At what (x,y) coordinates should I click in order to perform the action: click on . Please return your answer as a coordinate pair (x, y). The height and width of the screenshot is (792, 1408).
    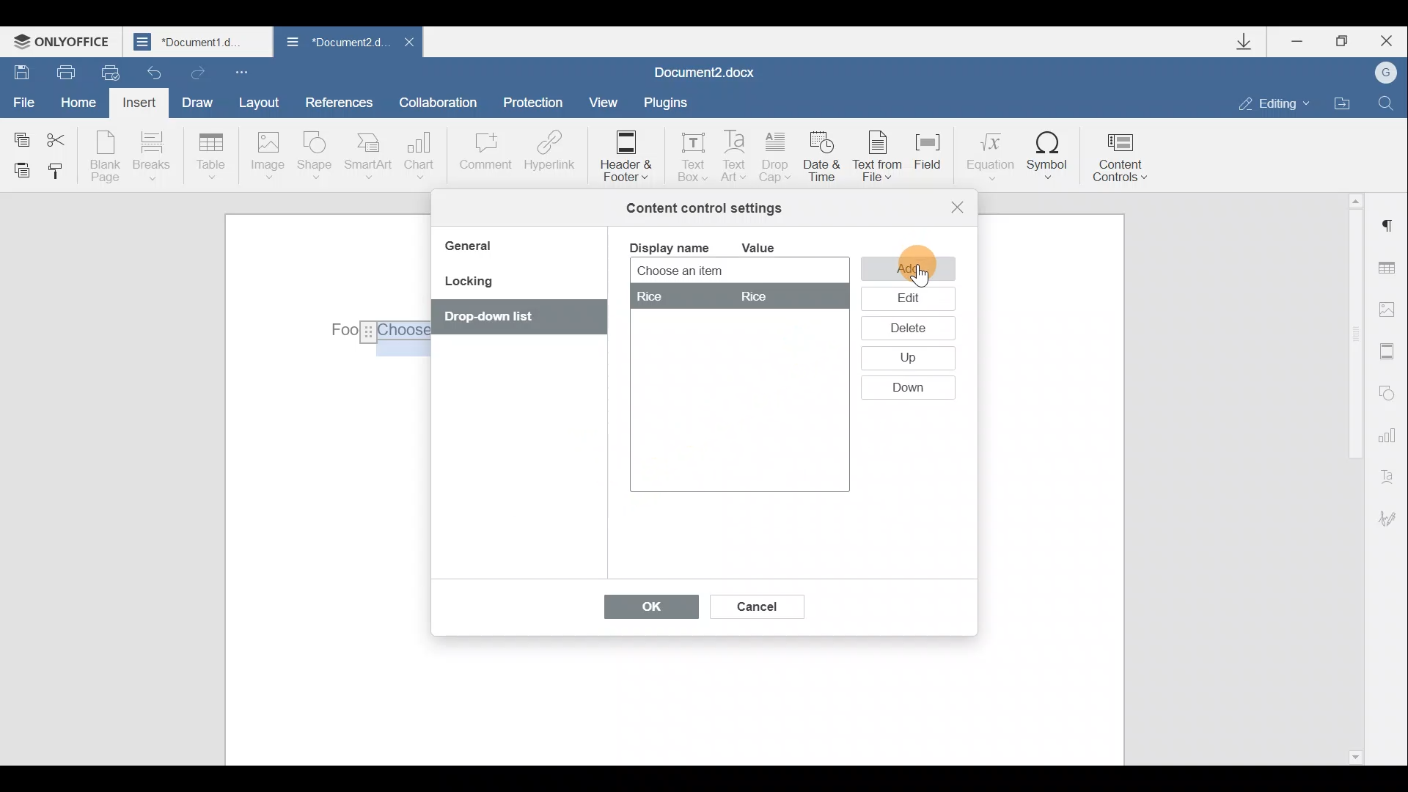
    Looking at the image, I should click on (755, 297).